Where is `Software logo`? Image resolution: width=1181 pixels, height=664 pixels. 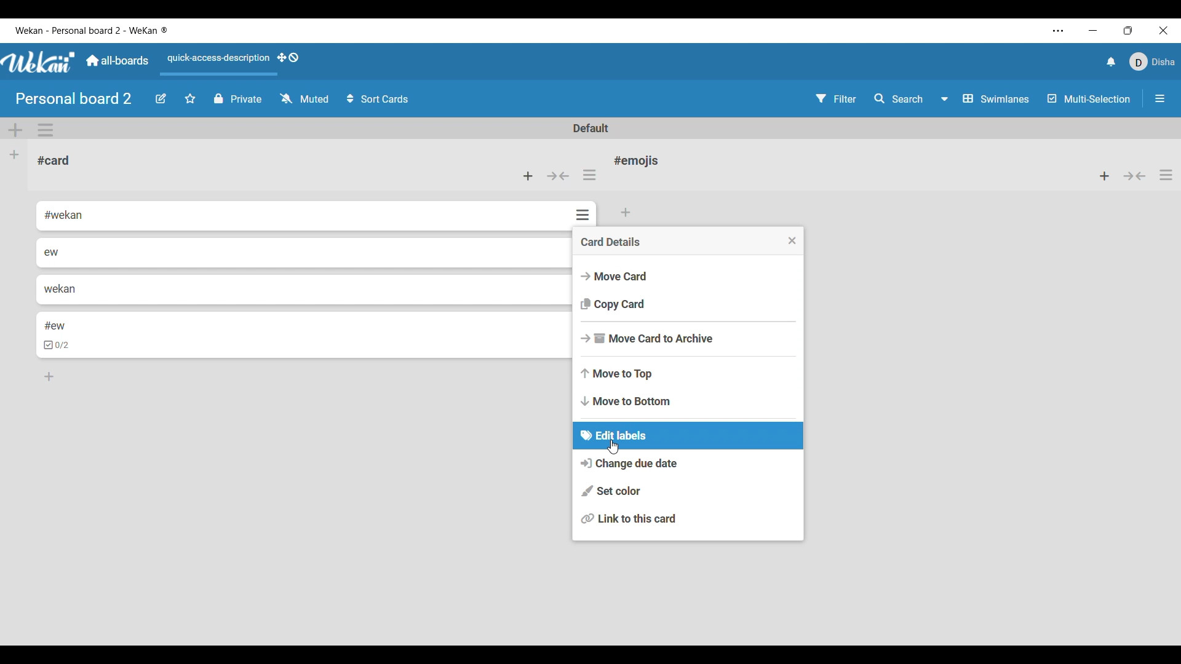
Software logo is located at coordinates (39, 62).